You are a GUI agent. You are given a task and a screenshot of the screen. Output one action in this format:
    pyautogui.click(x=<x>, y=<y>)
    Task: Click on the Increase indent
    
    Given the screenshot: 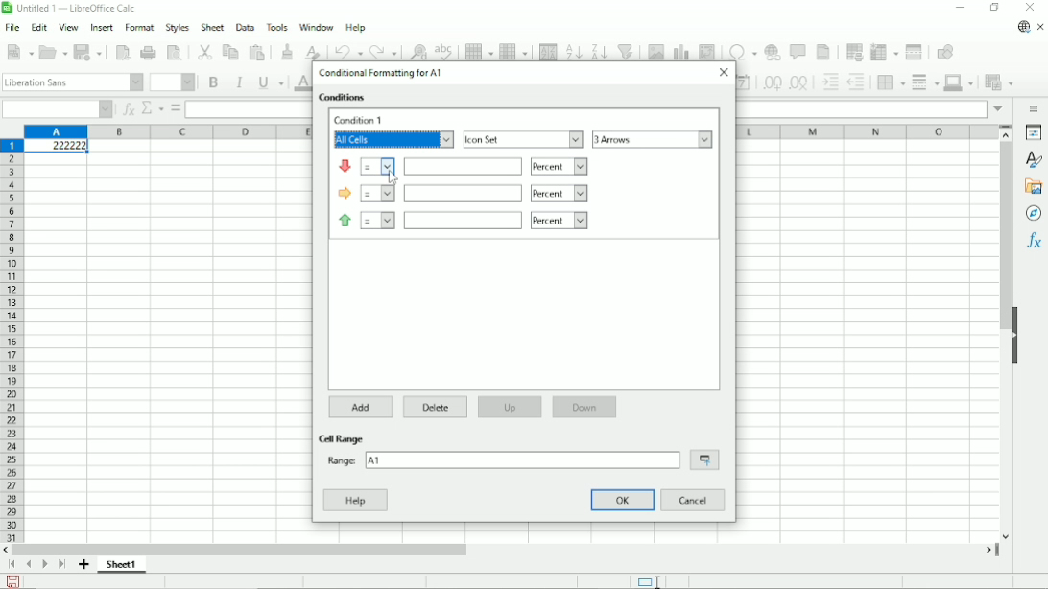 What is the action you would take?
    pyautogui.click(x=829, y=82)
    